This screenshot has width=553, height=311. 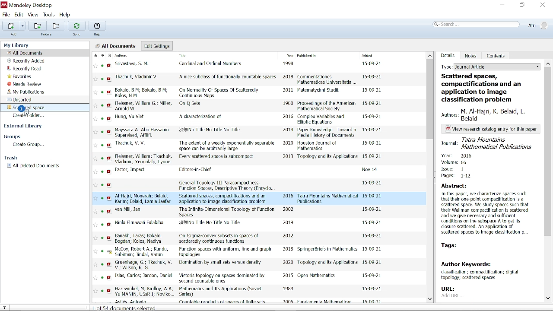 What do you see at coordinates (328, 199) in the screenshot?
I see `Tatra Mountains Mathematical
Publications` at bounding box center [328, 199].